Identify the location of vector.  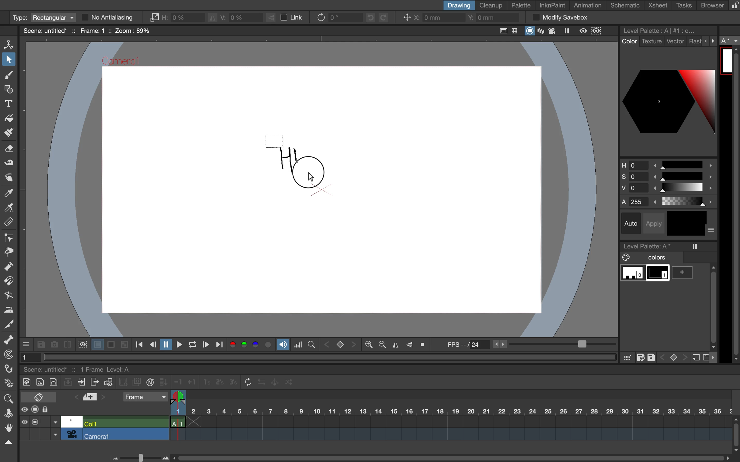
(675, 42).